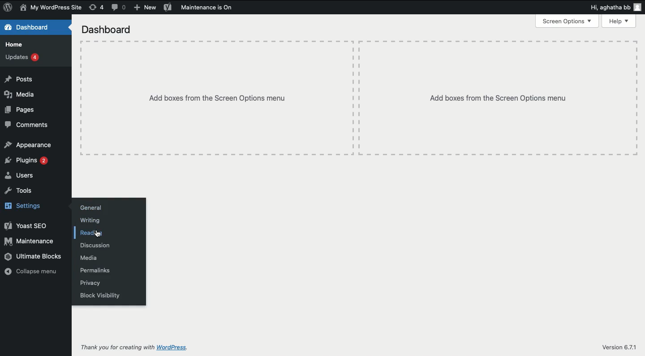 The image size is (645, 356). I want to click on my wordpress site, so click(52, 8).